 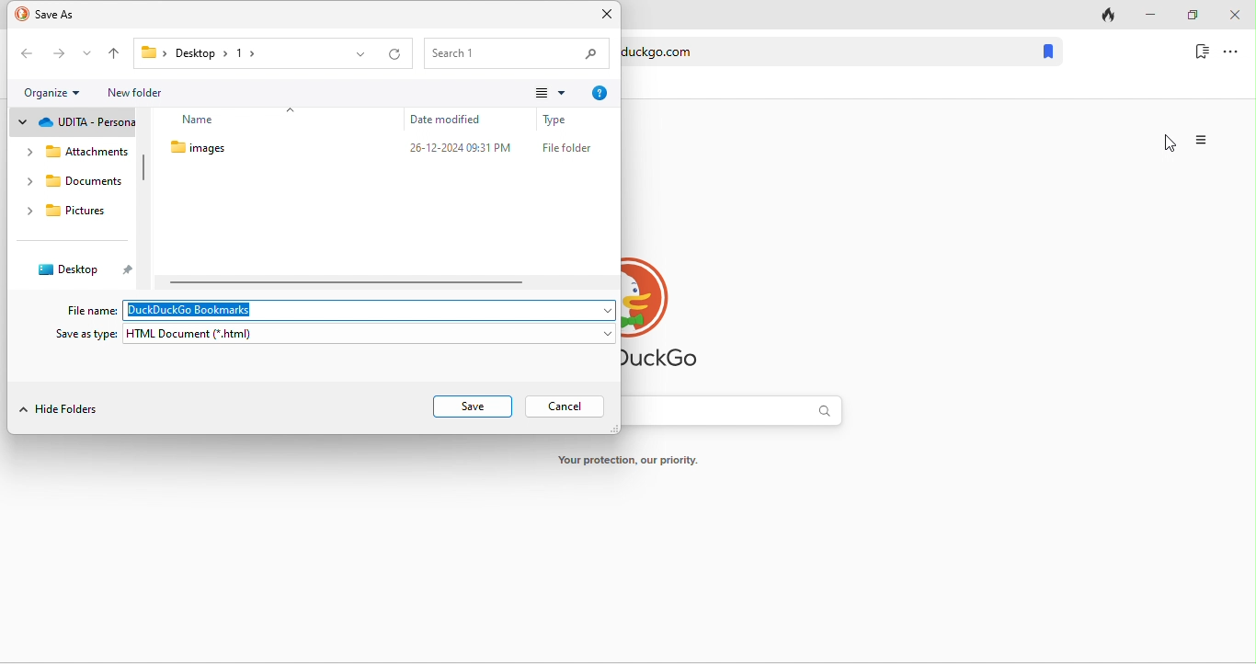 What do you see at coordinates (1151, 13) in the screenshot?
I see `minimize` at bounding box center [1151, 13].